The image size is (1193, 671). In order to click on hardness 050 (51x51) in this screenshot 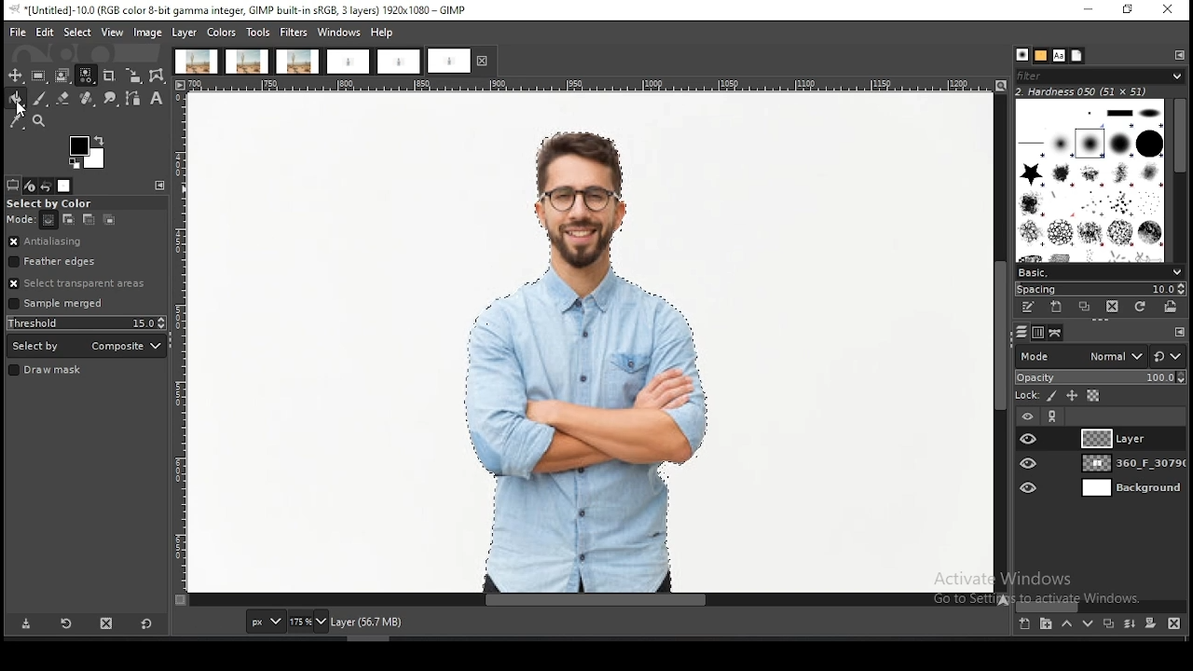, I will do `click(1082, 91)`.